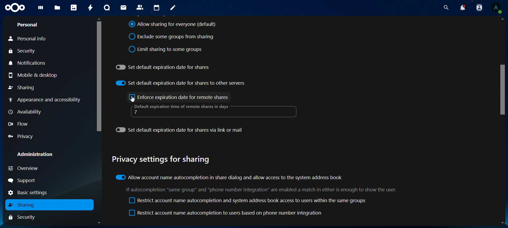 The height and width of the screenshot is (228, 508). Describe the element at coordinates (74, 7) in the screenshot. I see `photos` at that location.